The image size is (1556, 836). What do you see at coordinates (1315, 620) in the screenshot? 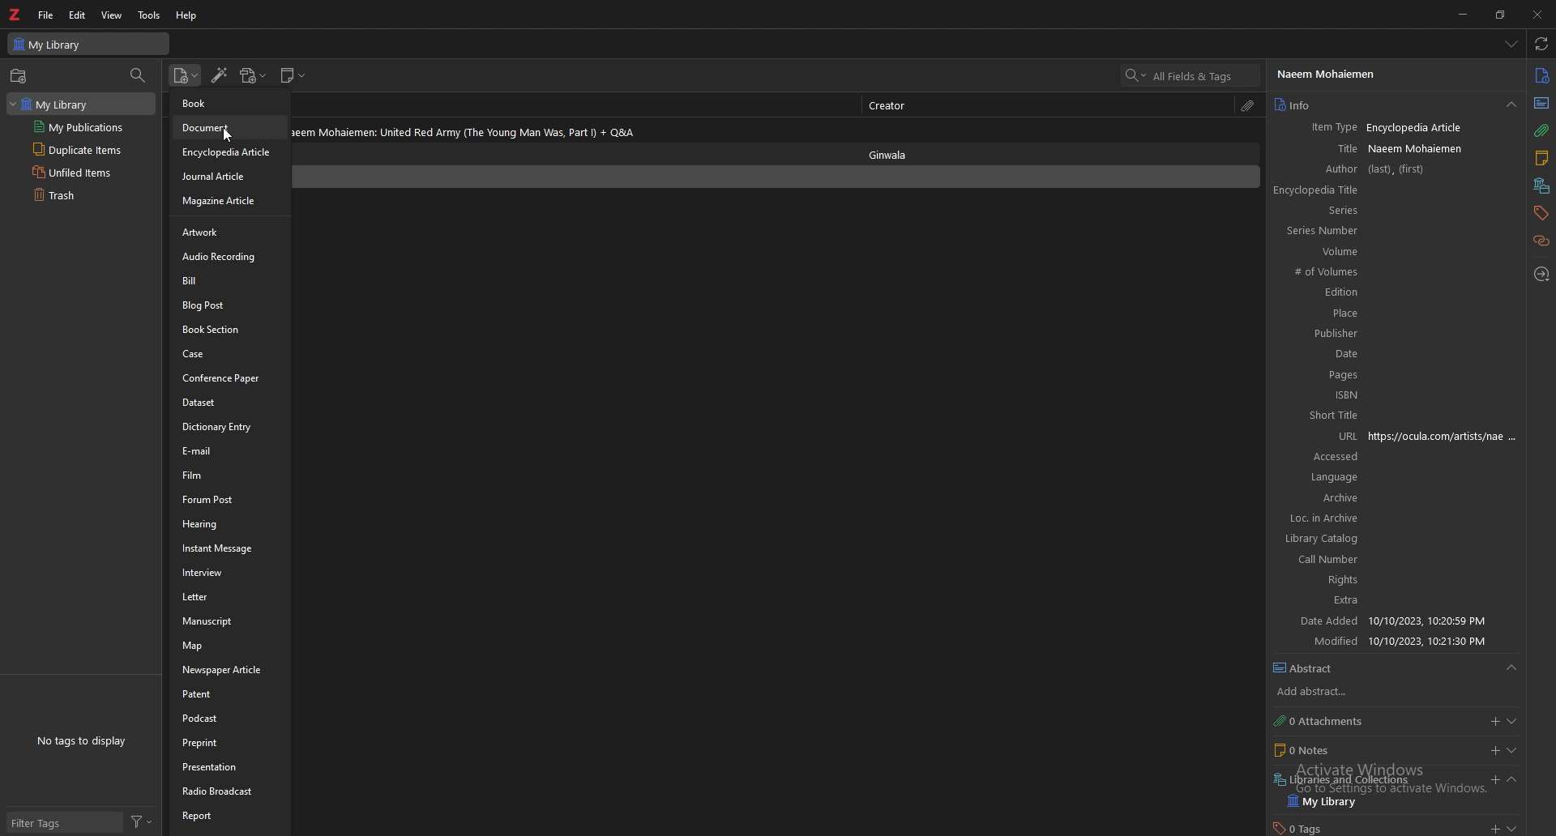
I see `date added` at bounding box center [1315, 620].